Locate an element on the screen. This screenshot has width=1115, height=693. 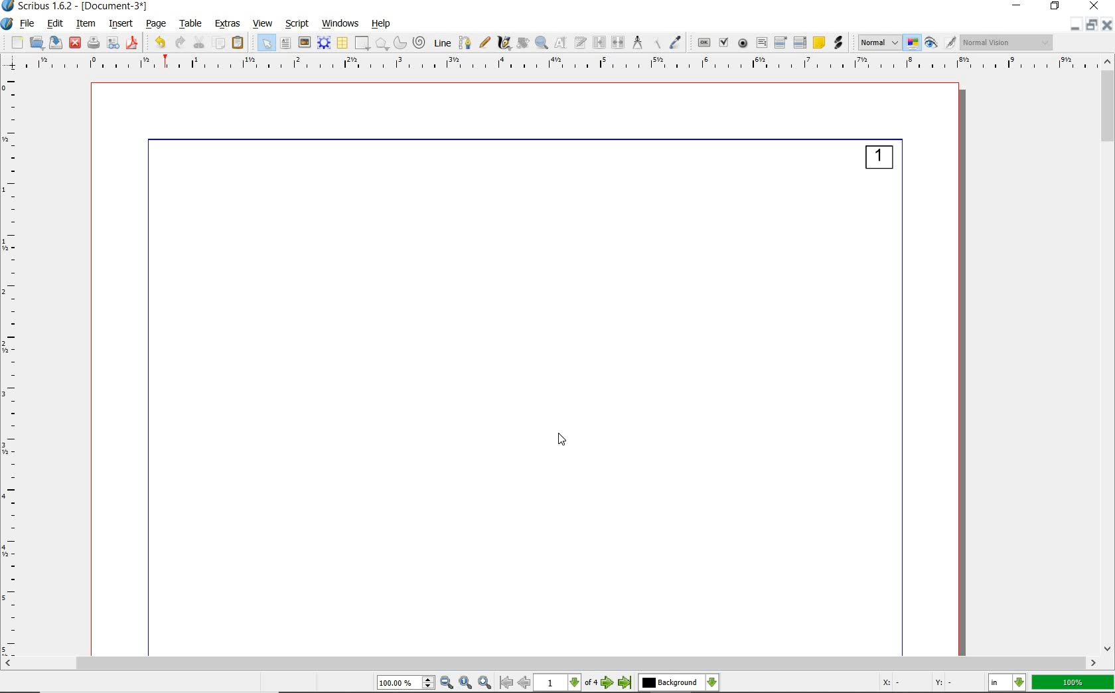
select the current unit: in is located at coordinates (1007, 682).